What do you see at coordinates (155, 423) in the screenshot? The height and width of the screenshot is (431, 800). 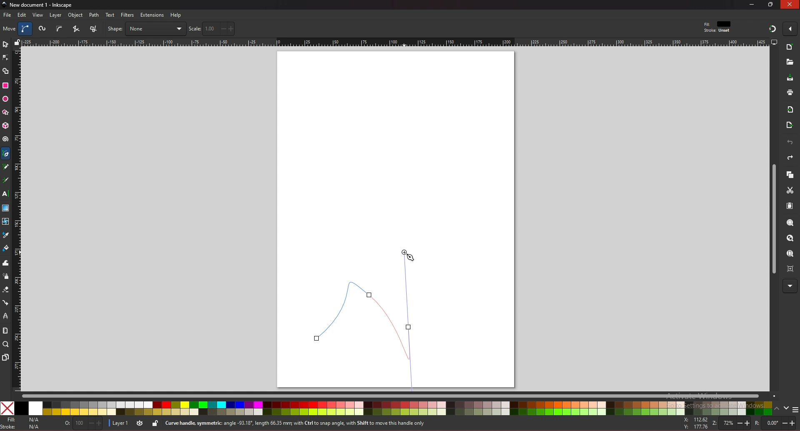 I see `lock` at bounding box center [155, 423].